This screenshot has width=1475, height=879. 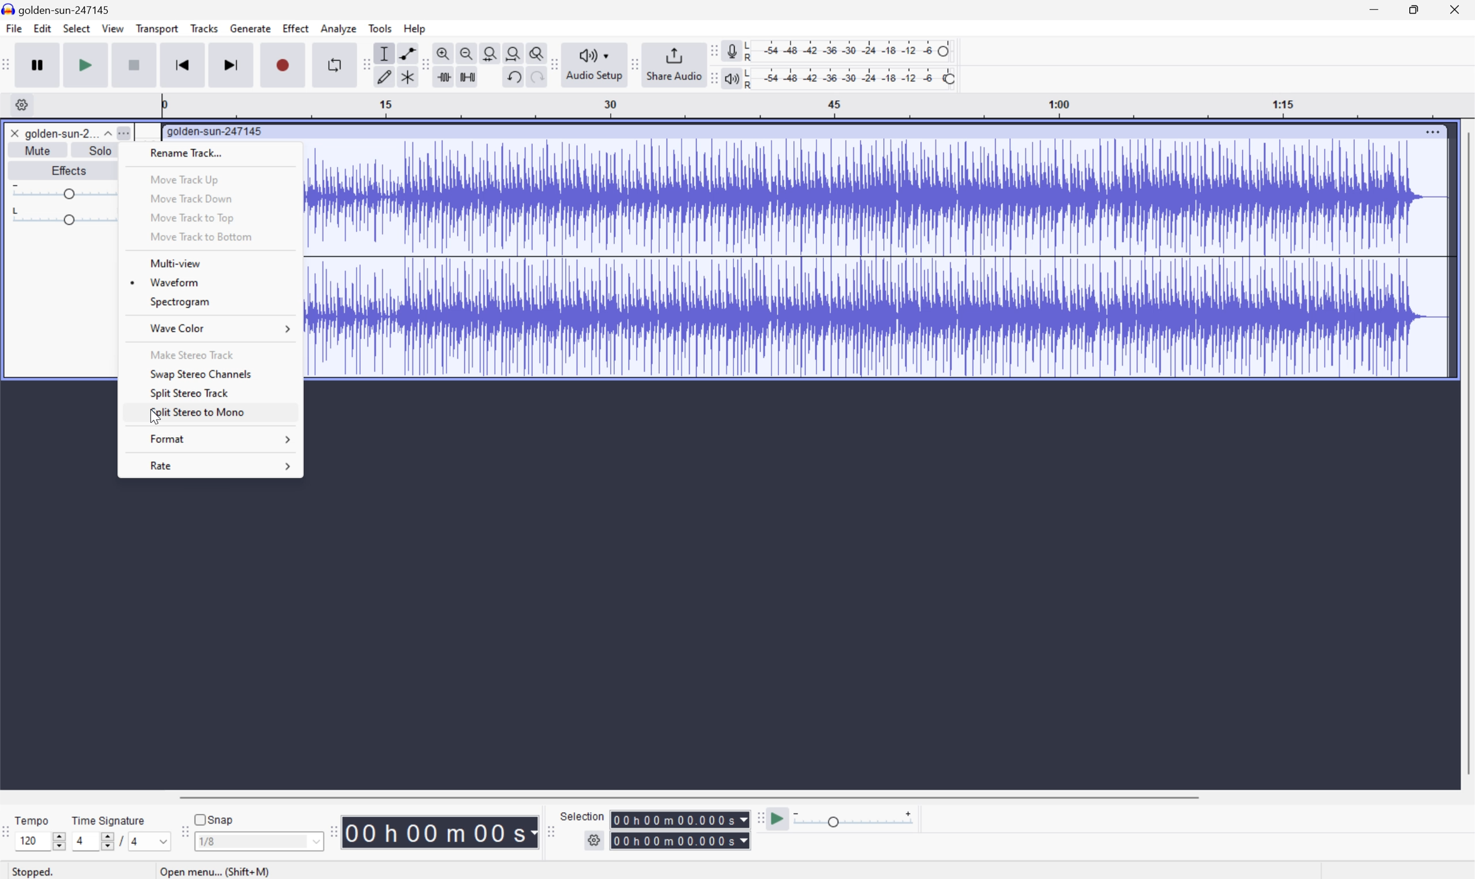 I want to click on golden-sun-247145, so click(x=219, y=130).